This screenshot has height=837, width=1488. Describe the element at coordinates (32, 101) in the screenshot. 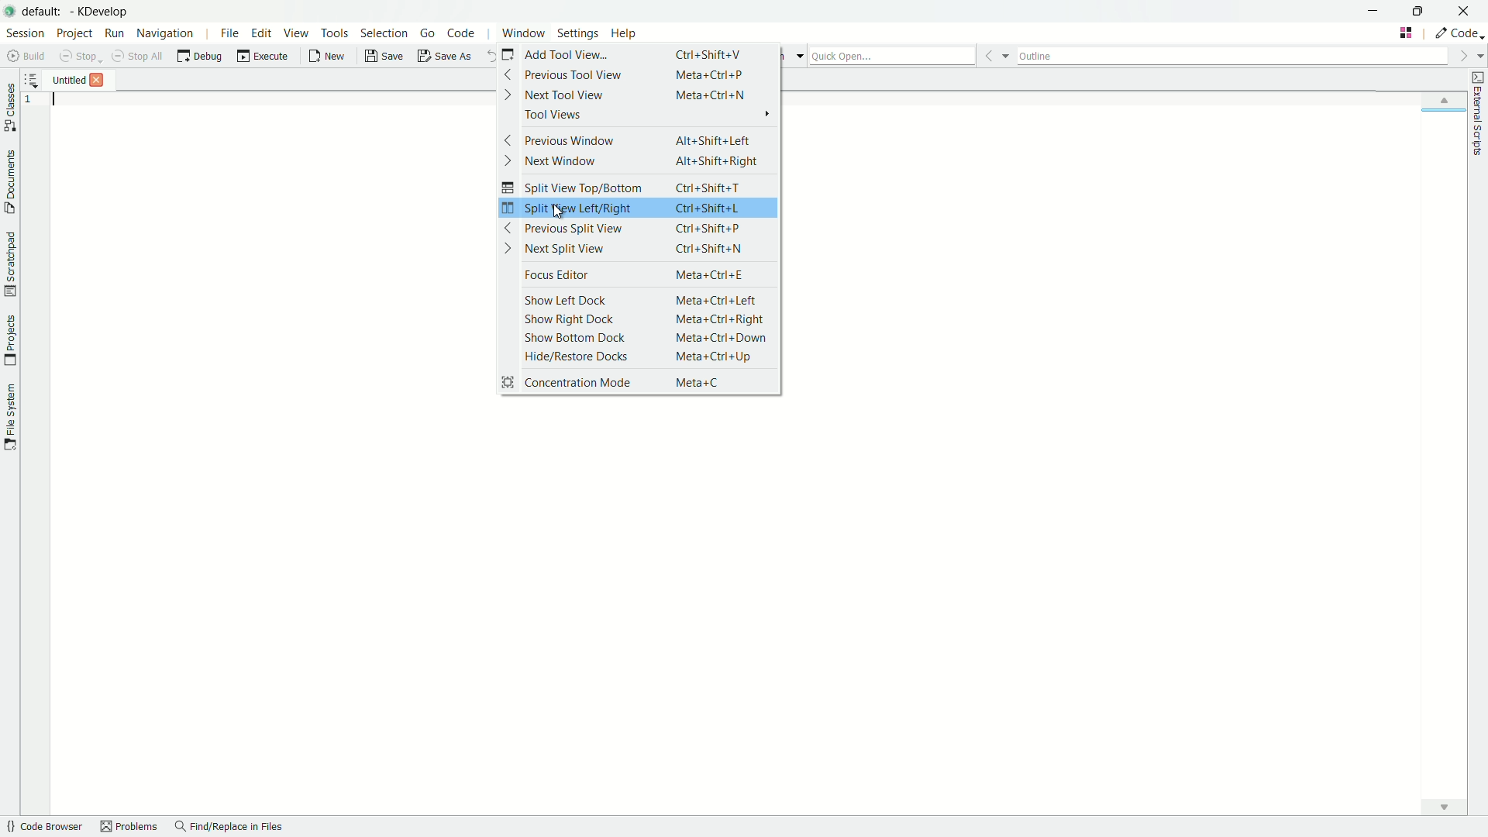

I see `line number` at that location.